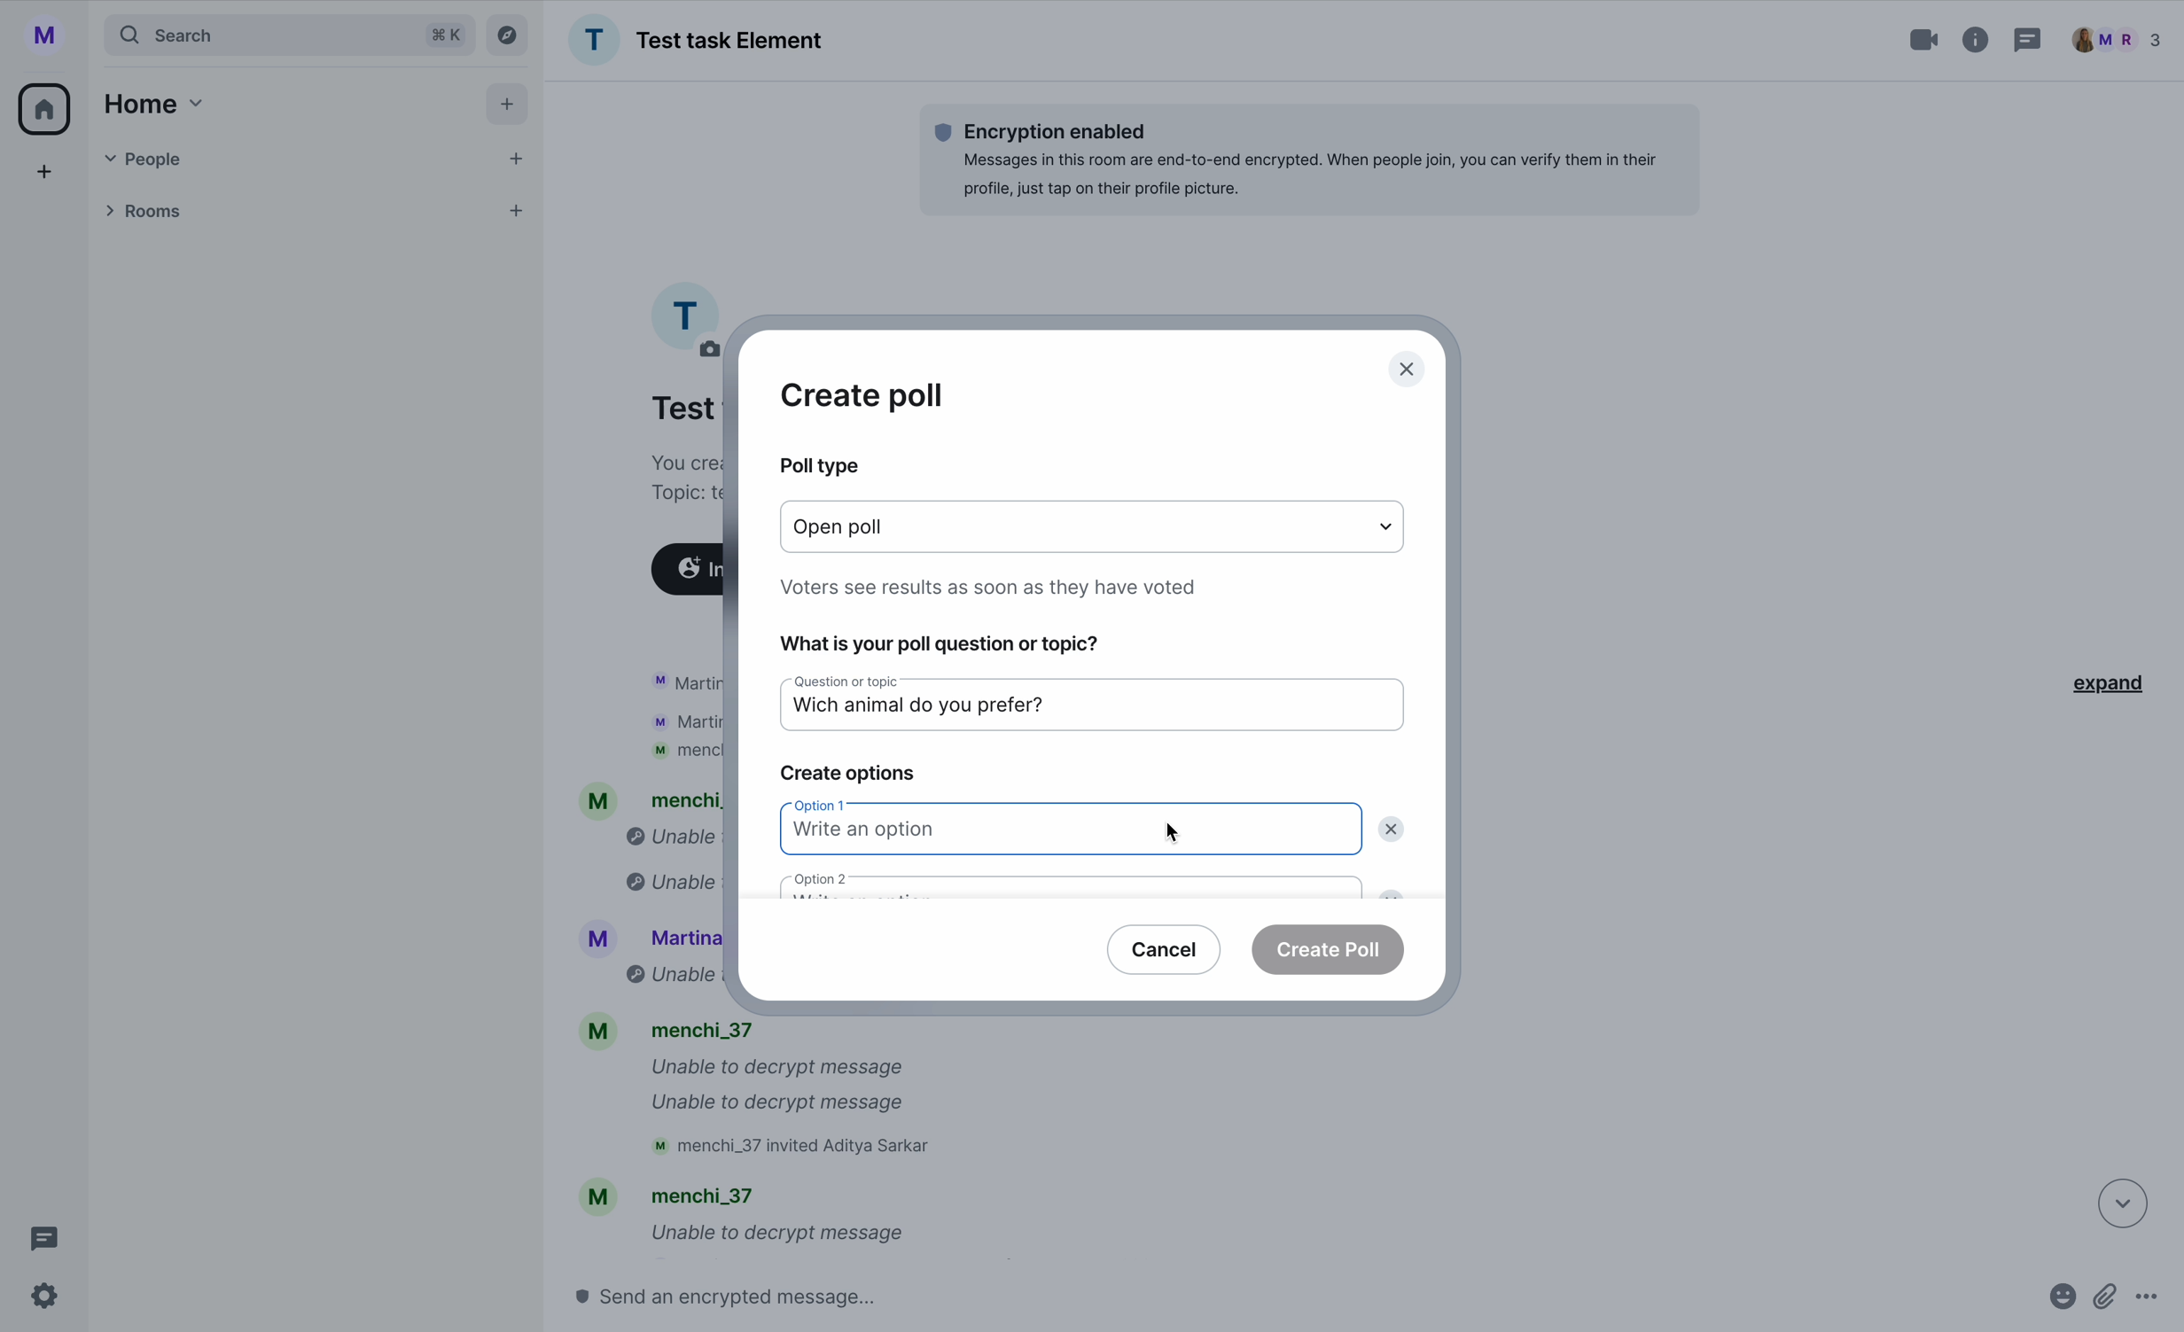 The height and width of the screenshot is (1332, 2184). I want to click on close pop-up, so click(1408, 370).